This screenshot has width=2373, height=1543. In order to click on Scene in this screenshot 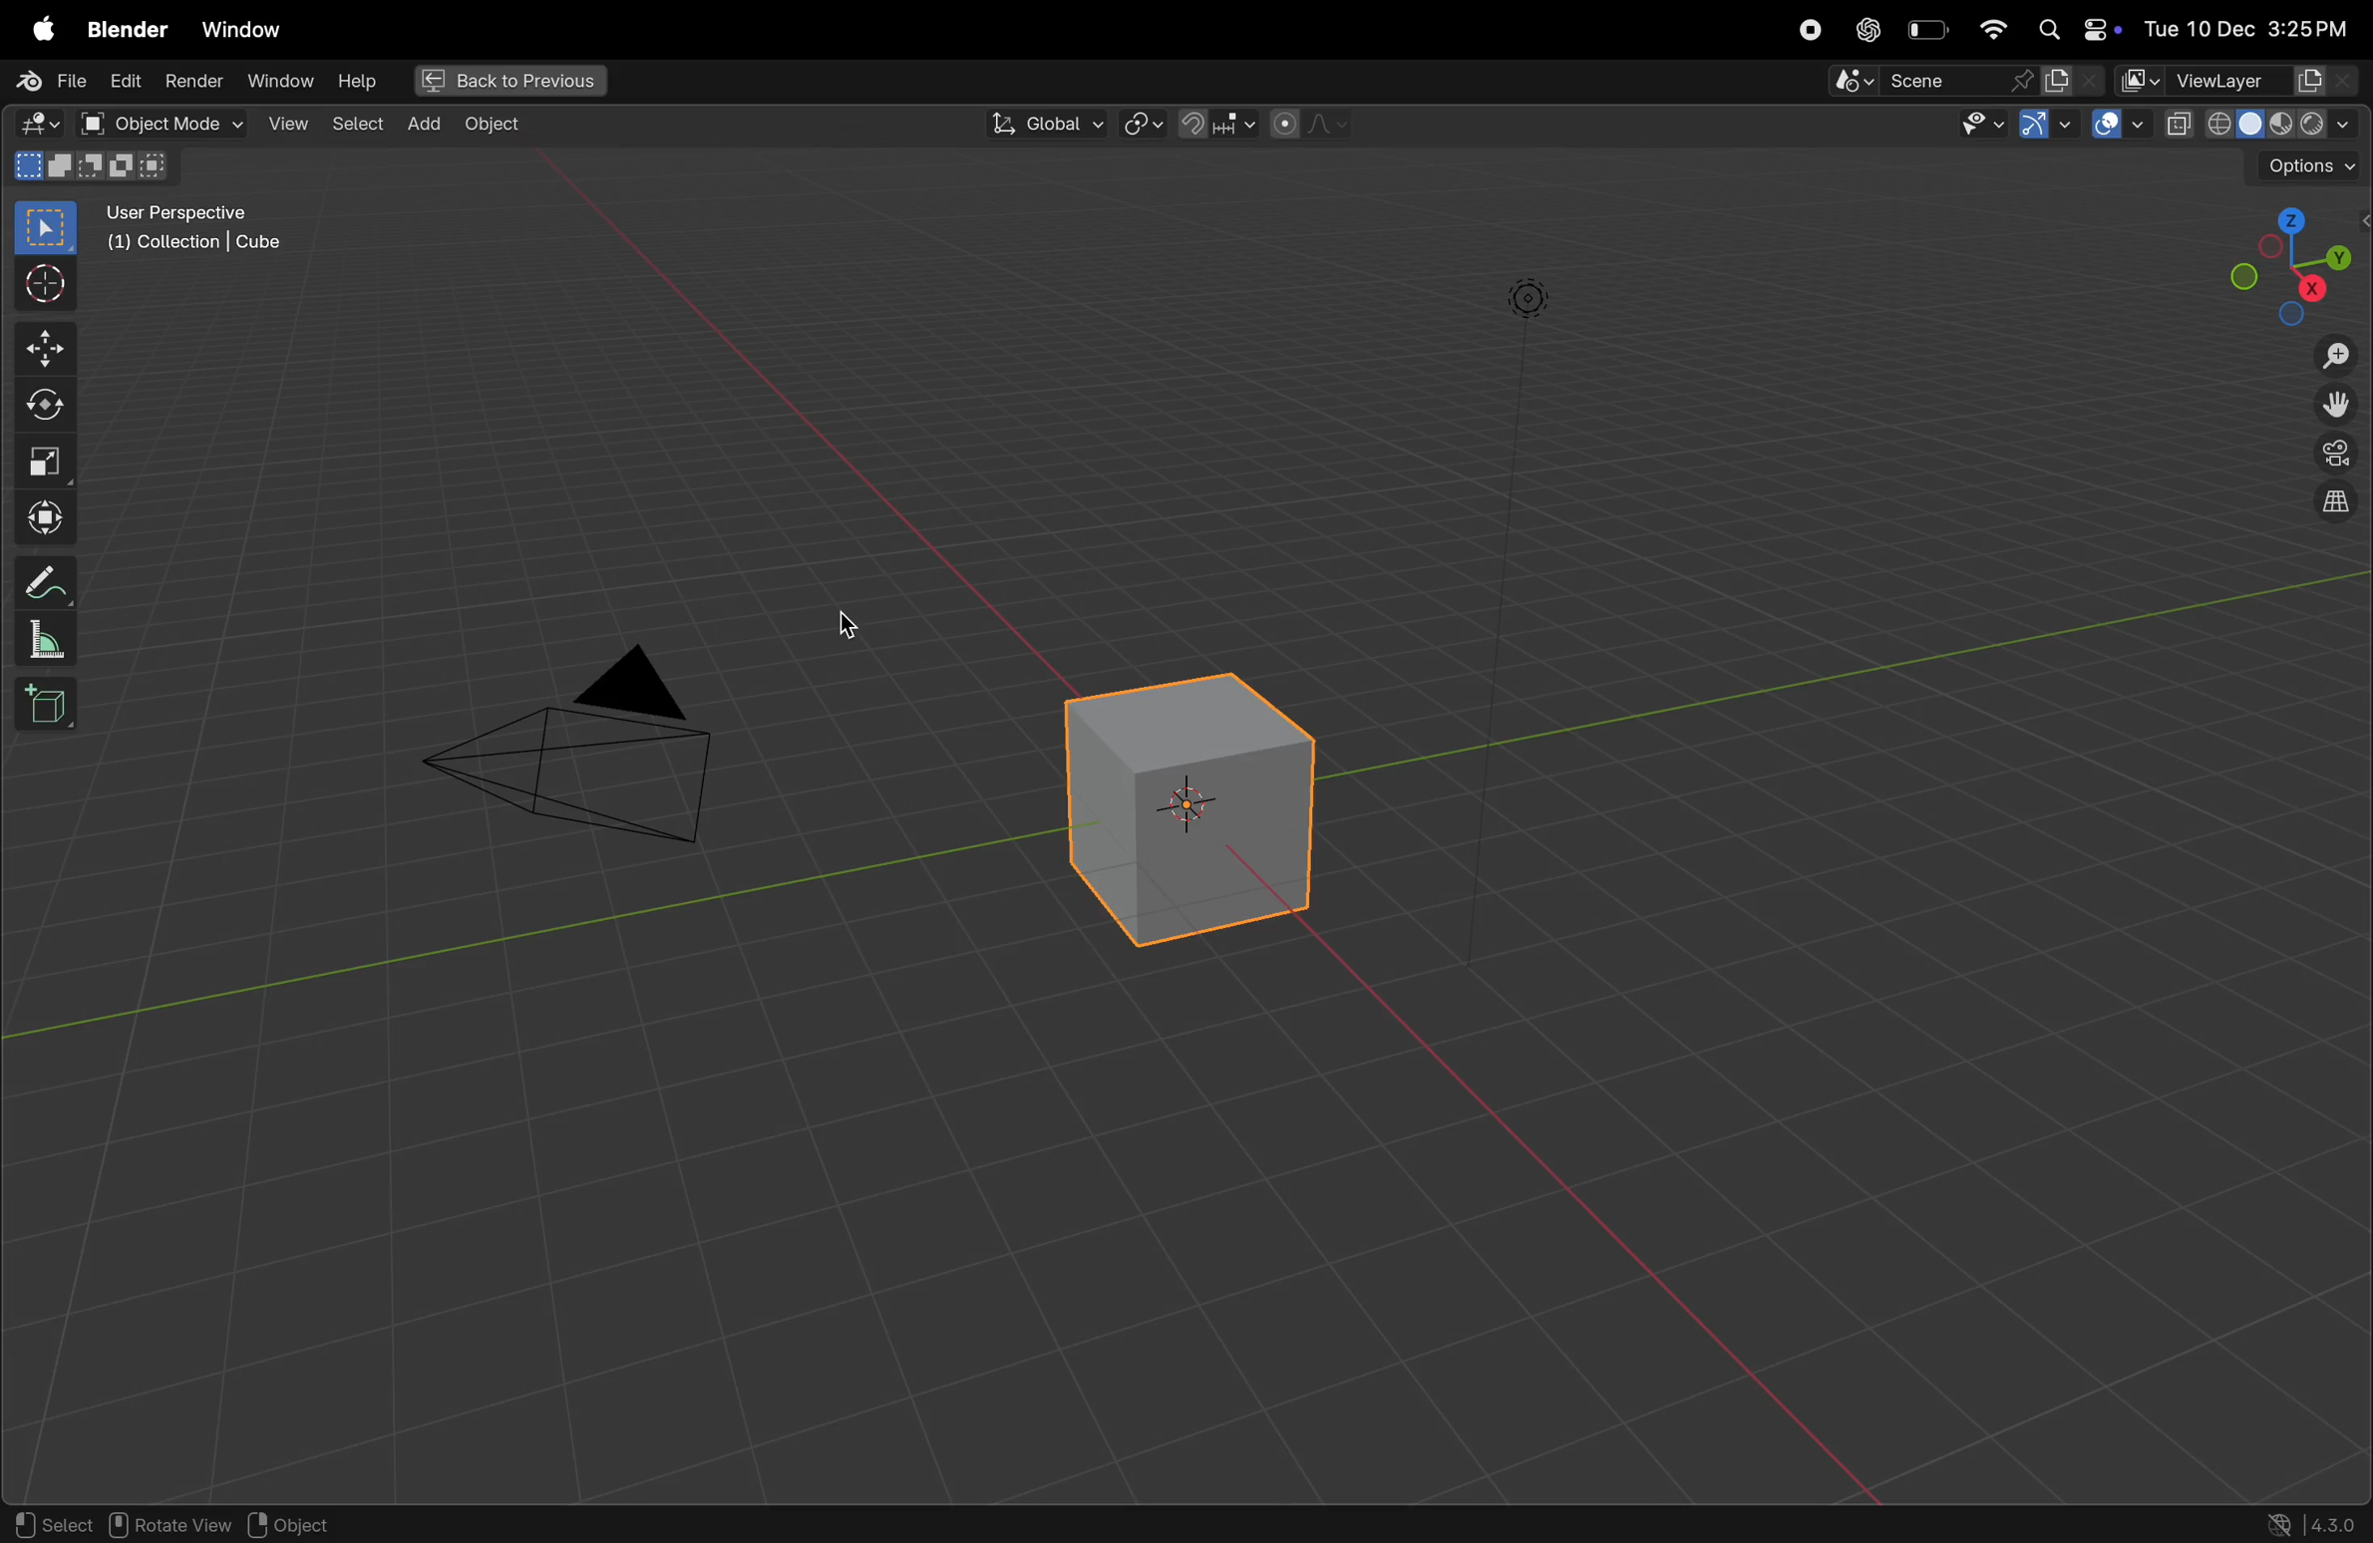, I will do `click(1967, 81)`.